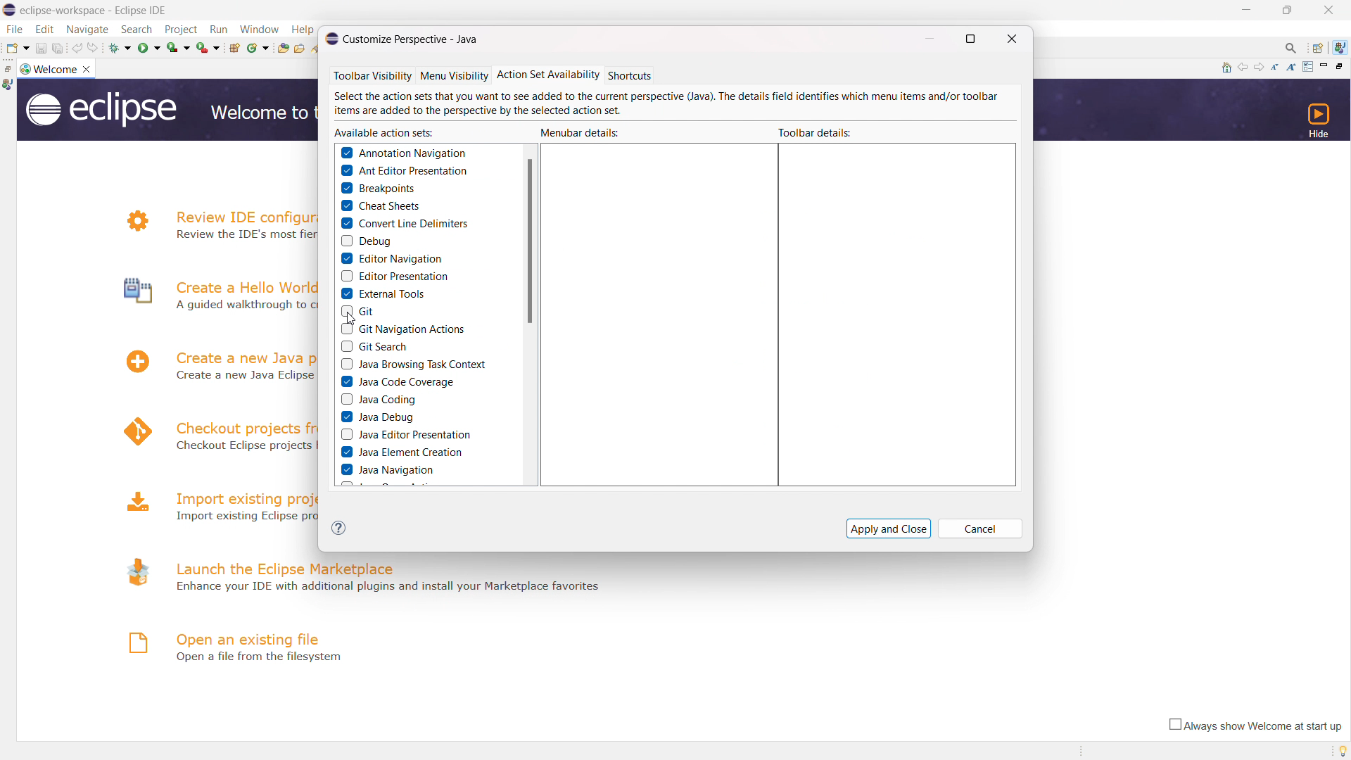  I want to click on edit, so click(44, 29).